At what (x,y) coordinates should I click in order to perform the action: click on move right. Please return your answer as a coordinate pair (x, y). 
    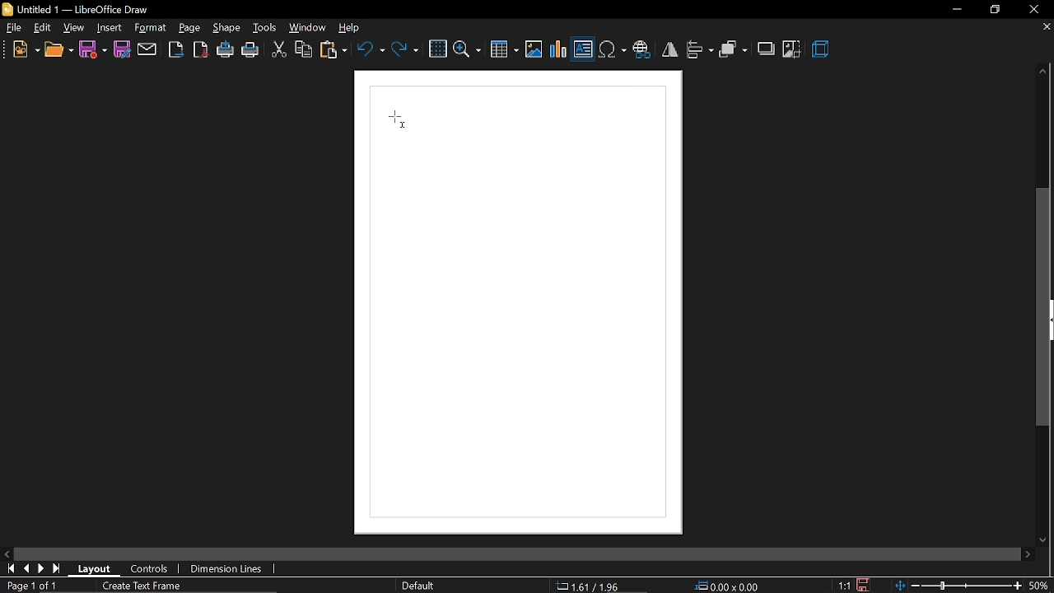
    Looking at the image, I should click on (1028, 553).